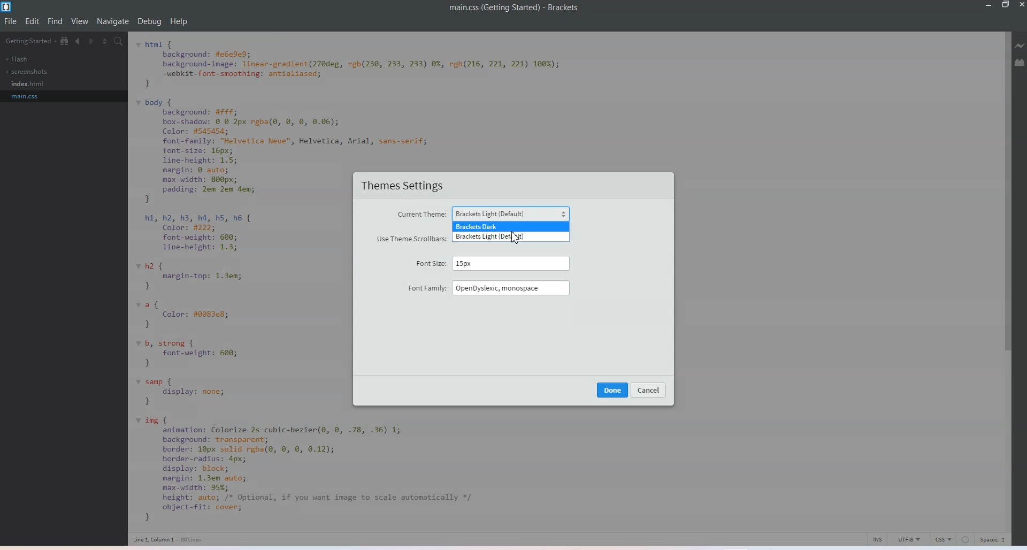 The image size is (1027, 550). What do you see at coordinates (910, 539) in the screenshot?
I see `UTF-8` at bounding box center [910, 539].